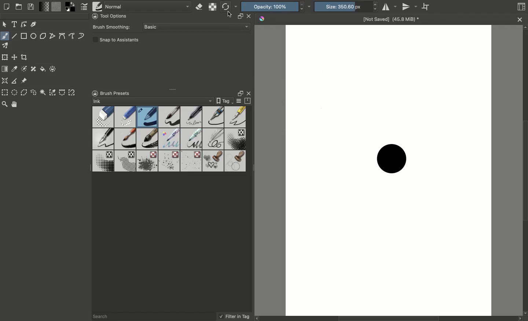 The width and height of the screenshot is (528, 321). What do you see at coordinates (15, 81) in the screenshot?
I see `Measure distance` at bounding box center [15, 81].